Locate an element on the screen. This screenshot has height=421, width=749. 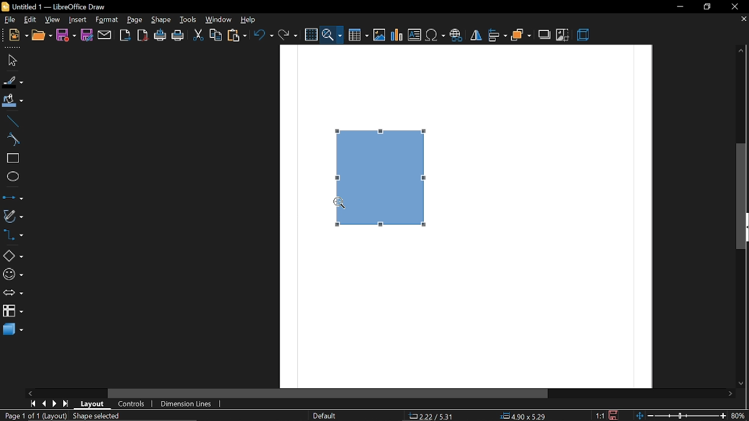
print directly is located at coordinates (160, 36).